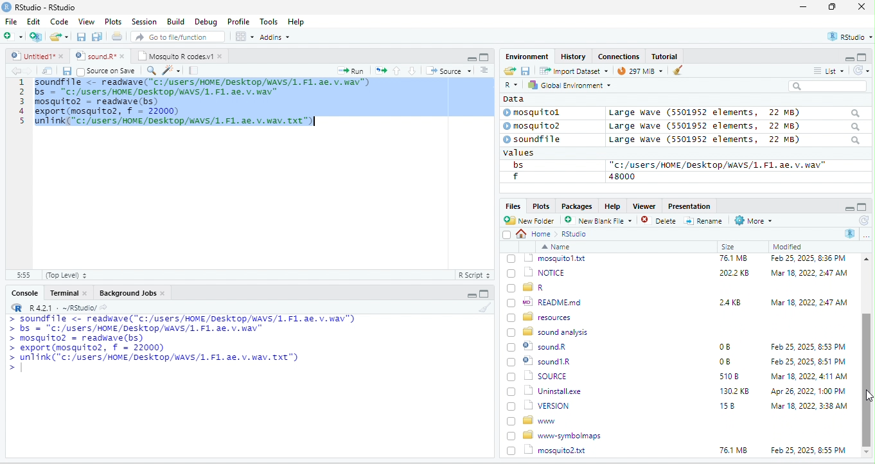 This screenshot has height=464, width=875. Describe the element at coordinates (734, 112) in the screenshot. I see `Large wave (5501952 elements, 22 MB)` at that location.